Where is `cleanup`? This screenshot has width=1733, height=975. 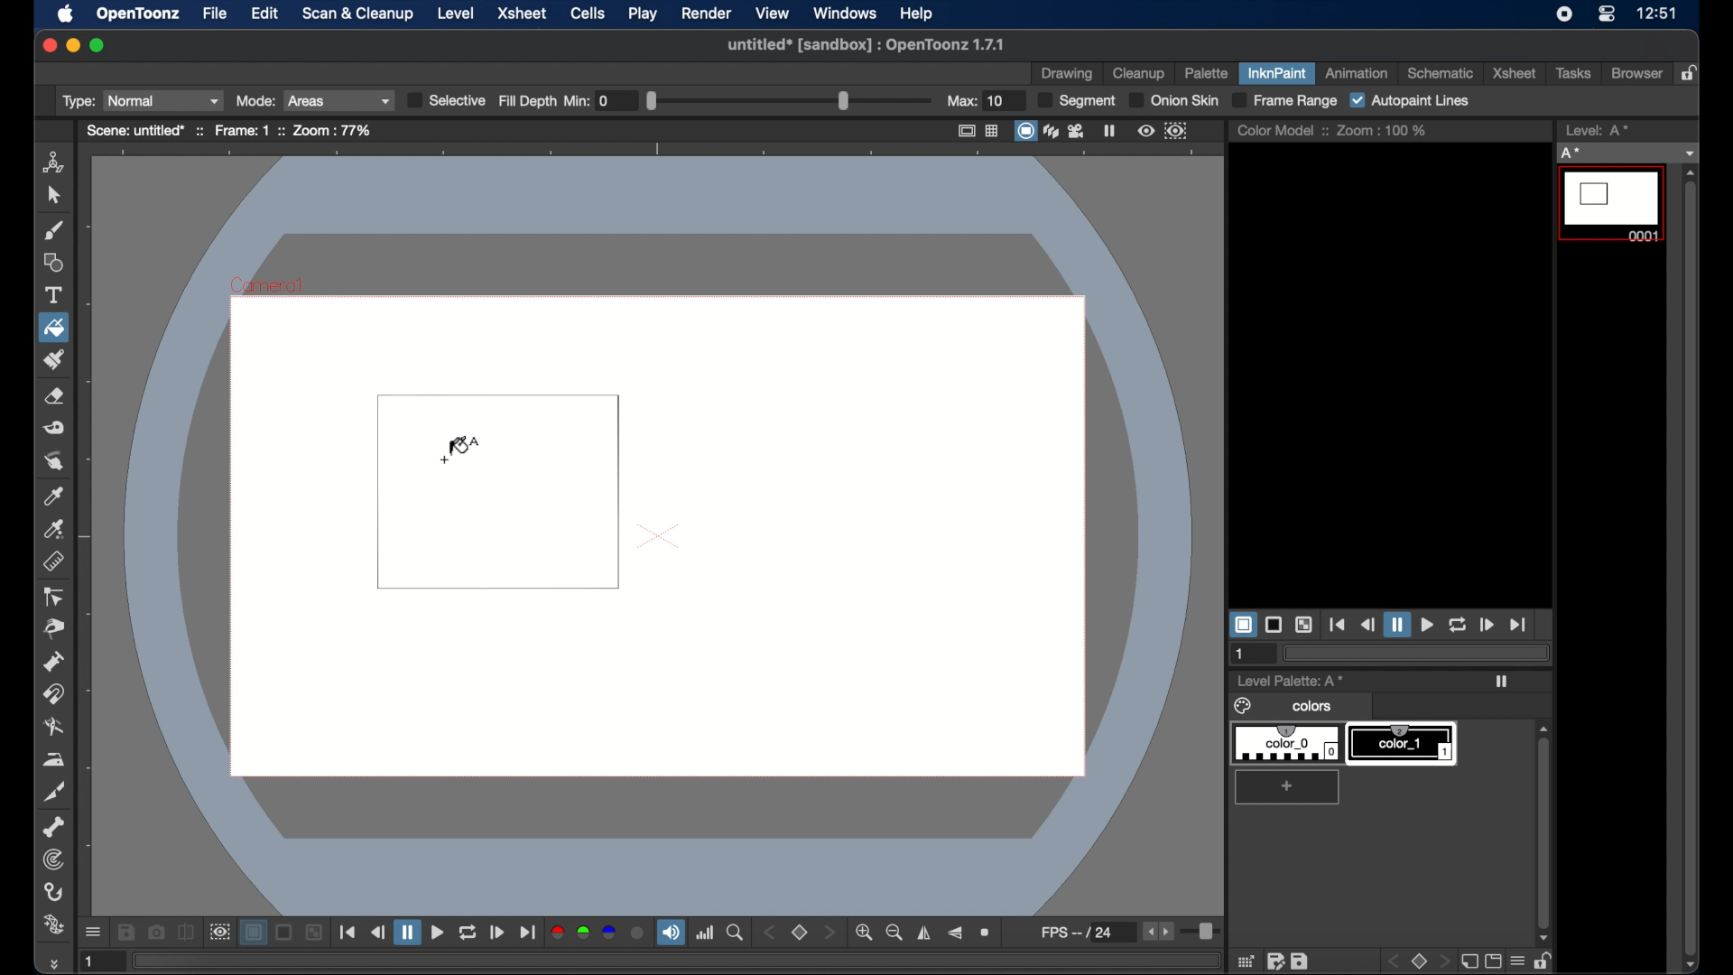
cleanup is located at coordinates (1141, 73).